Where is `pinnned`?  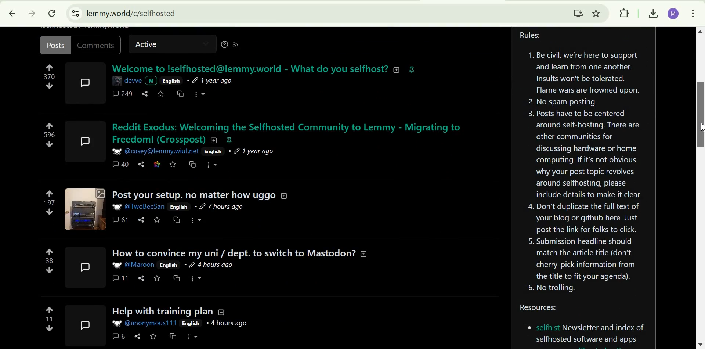
pinnned is located at coordinates (412, 69).